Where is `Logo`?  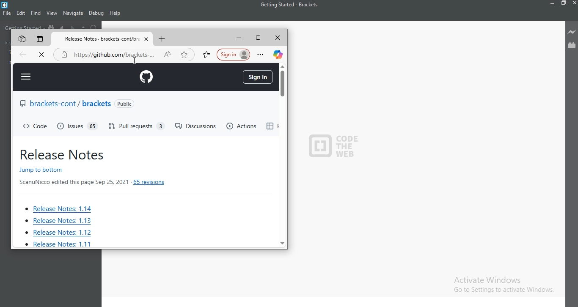
Logo is located at coordinates (6, 5).